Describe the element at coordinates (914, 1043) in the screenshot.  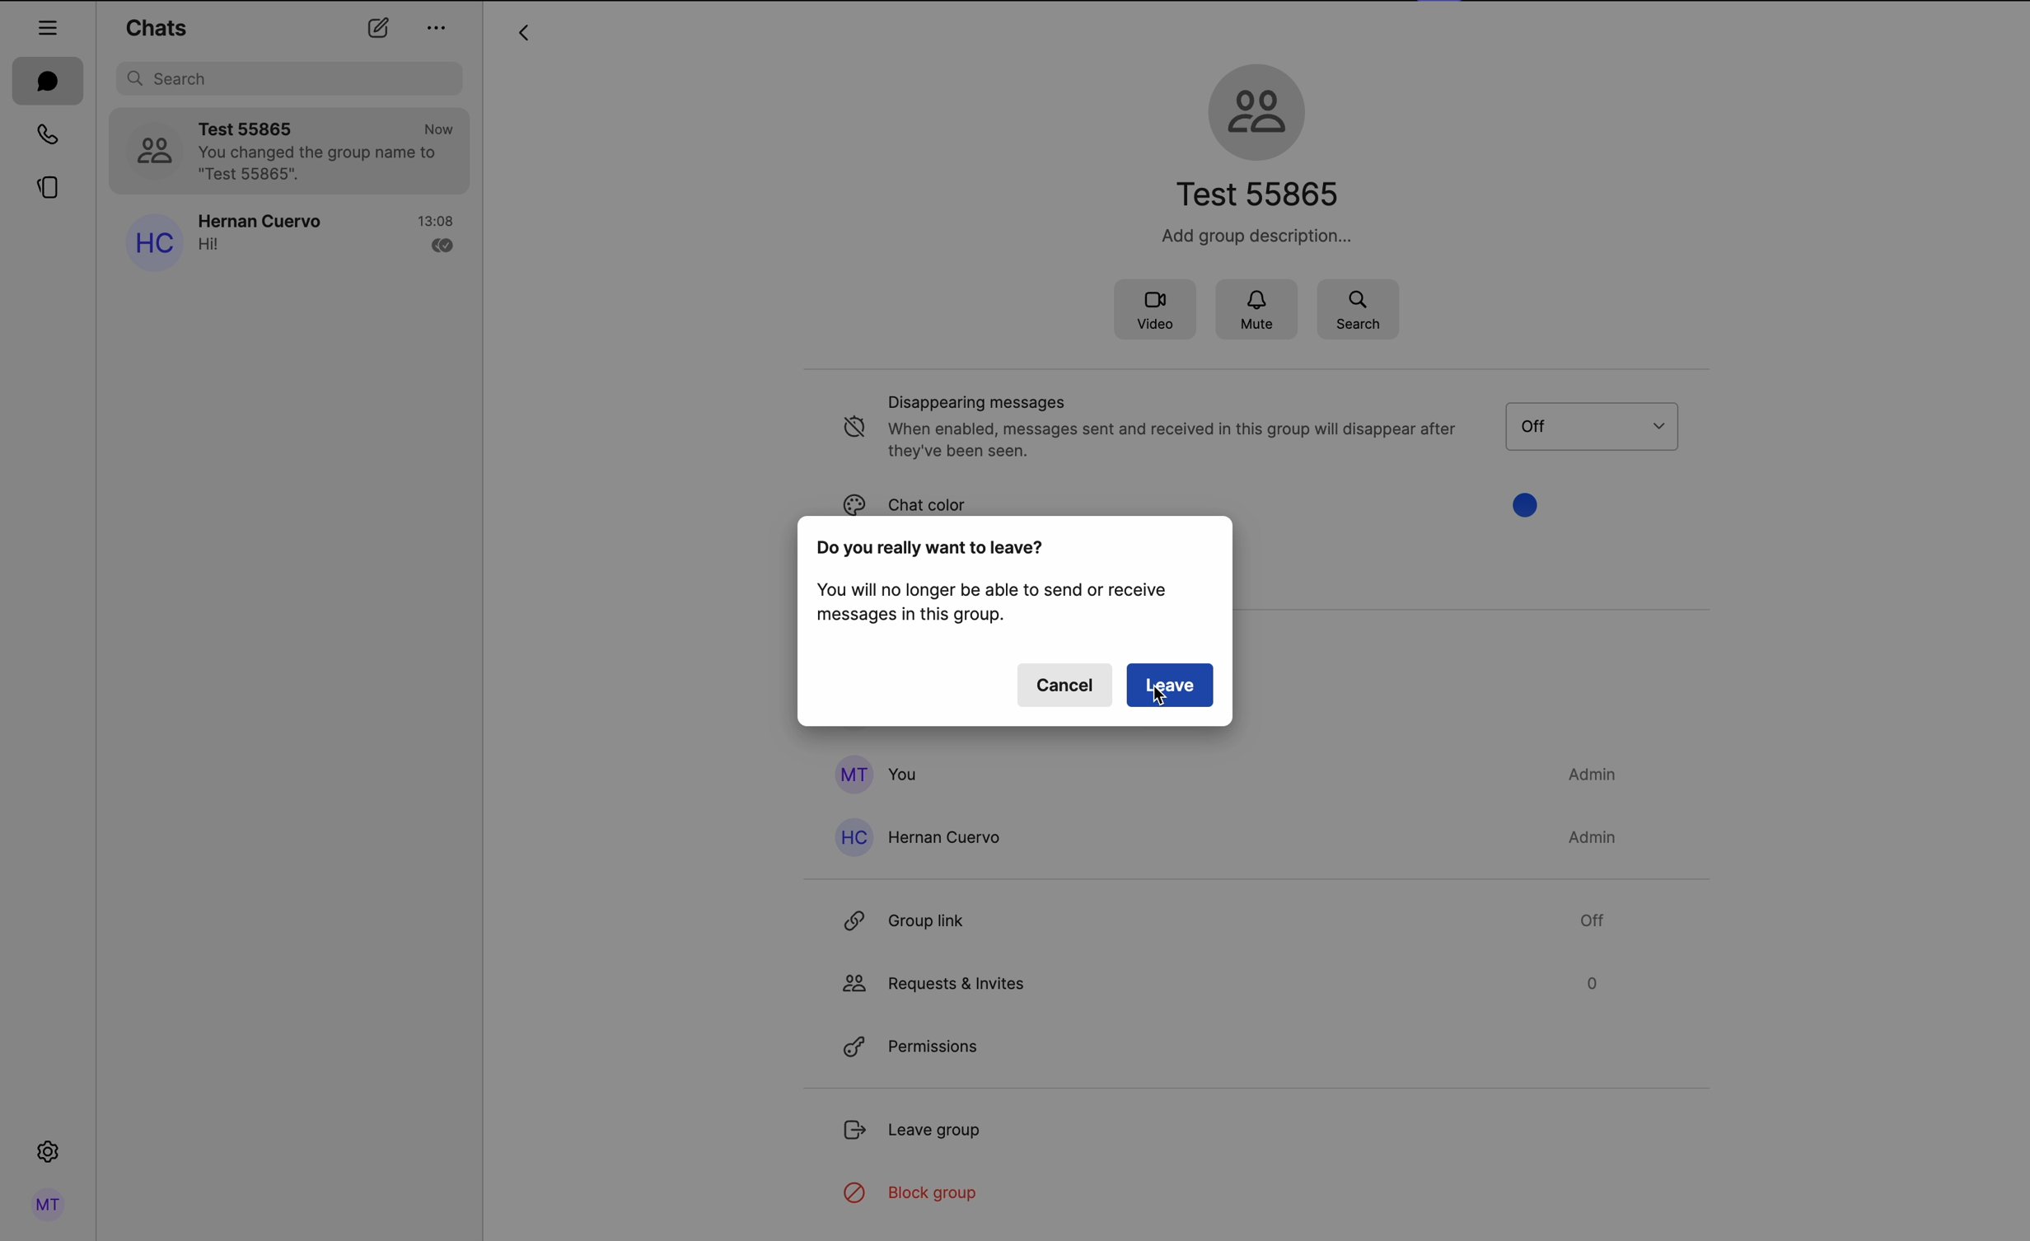
I see `permissions` at that location.